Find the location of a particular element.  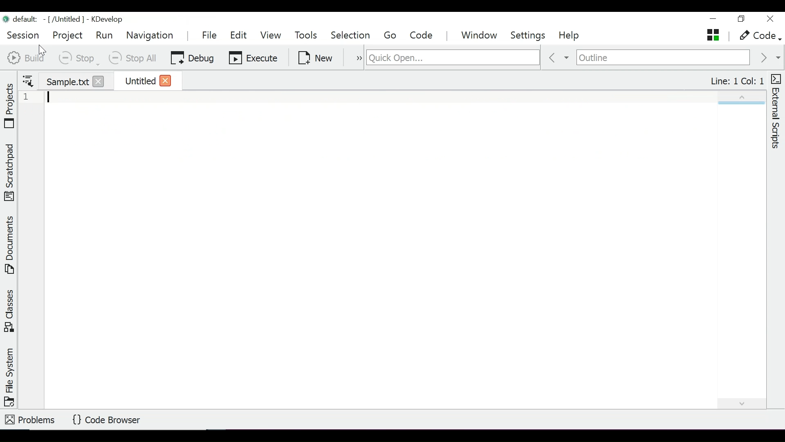

more options is located at coordinates (353, 59).